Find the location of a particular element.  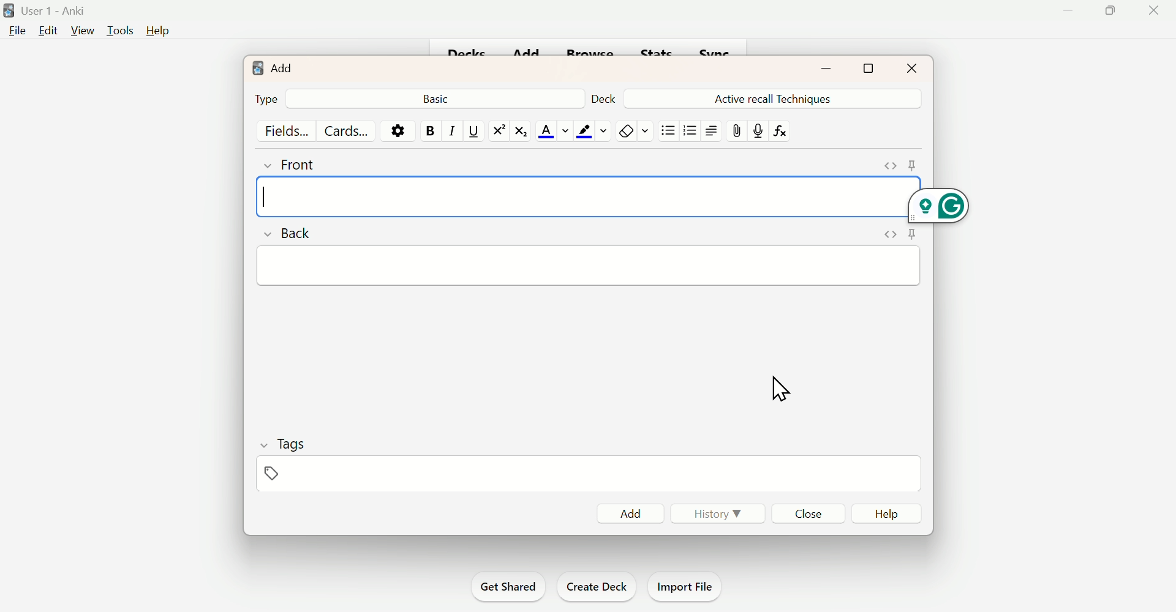

History is located at coordinates (723, 515).